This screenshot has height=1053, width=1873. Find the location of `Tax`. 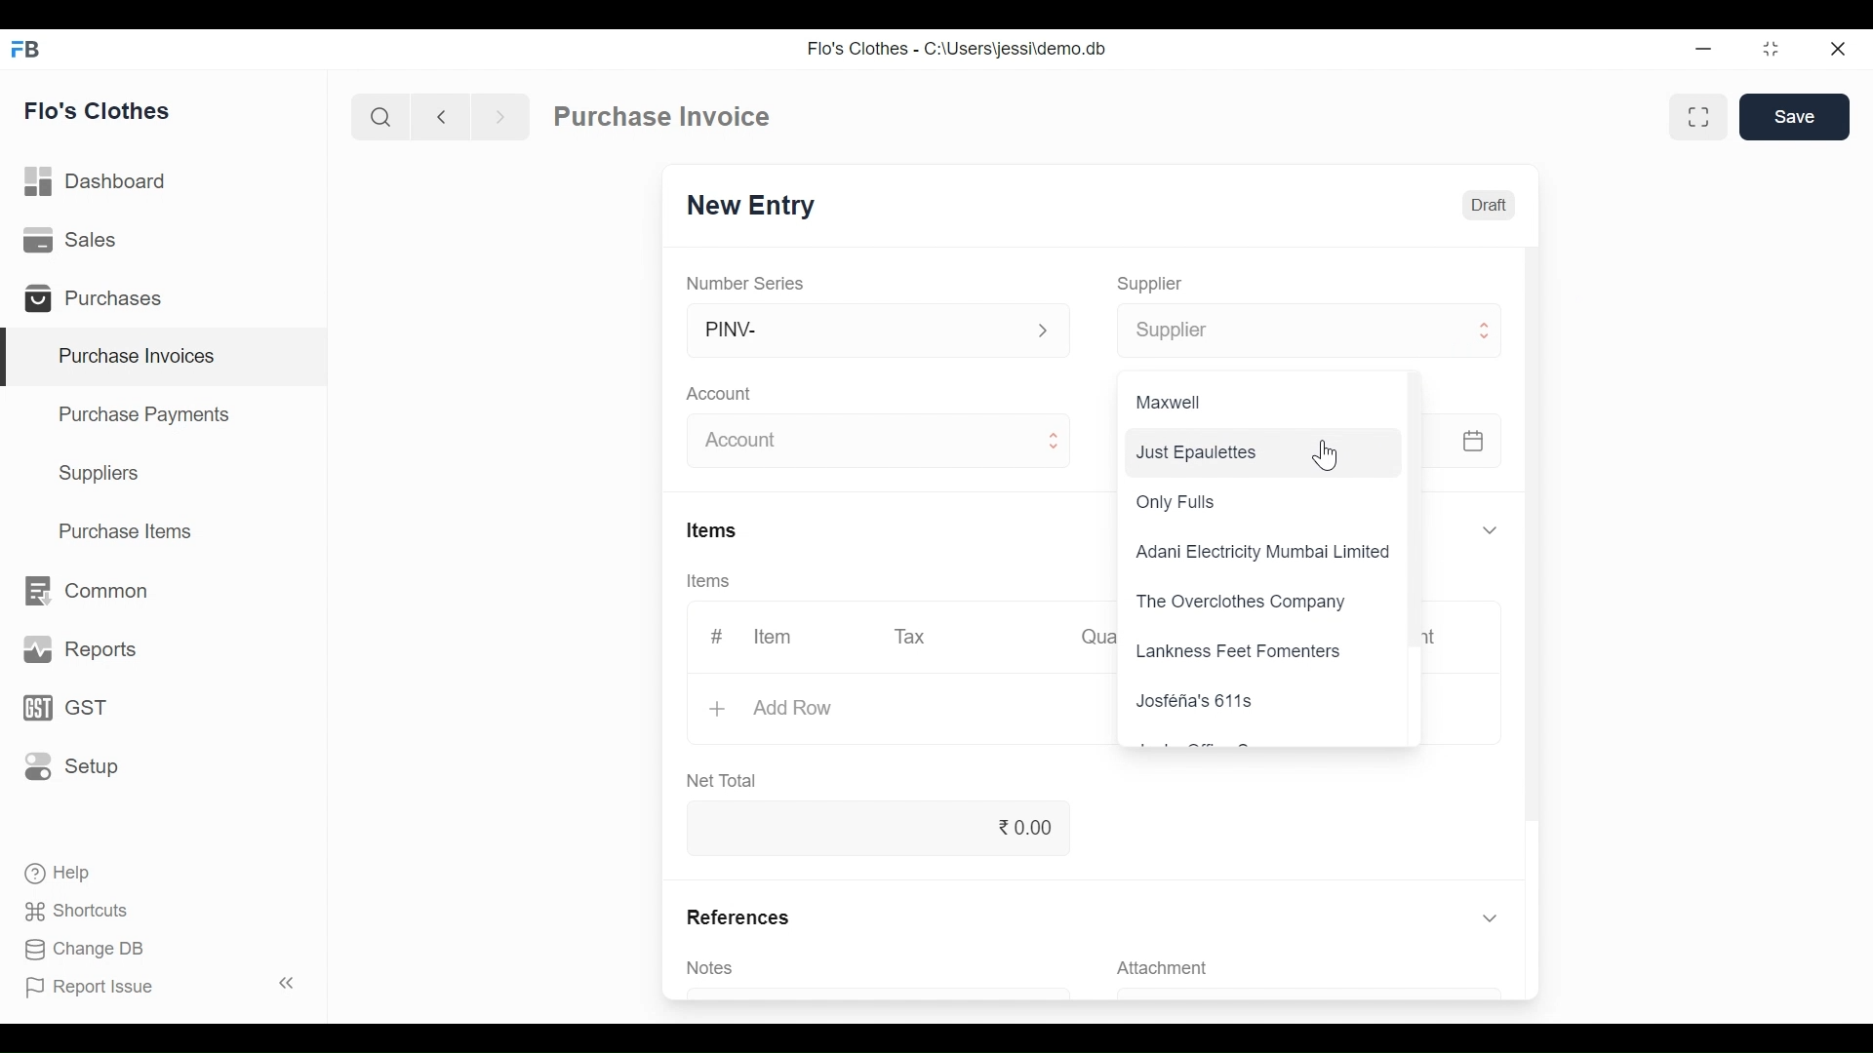

Tax is located at coordinates (916, 638).